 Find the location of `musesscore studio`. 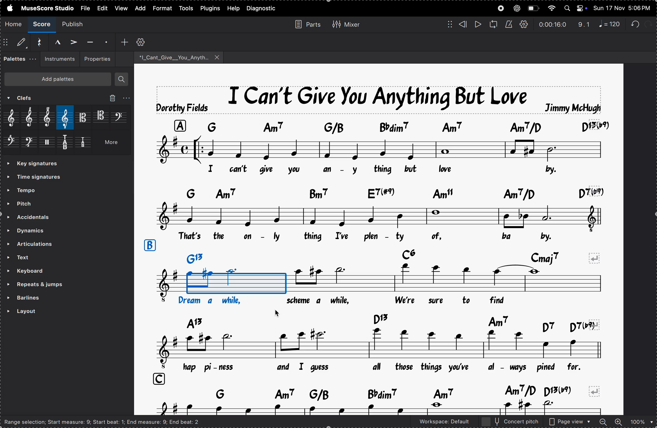

musesscore studio is located at coordinates (47, 8).